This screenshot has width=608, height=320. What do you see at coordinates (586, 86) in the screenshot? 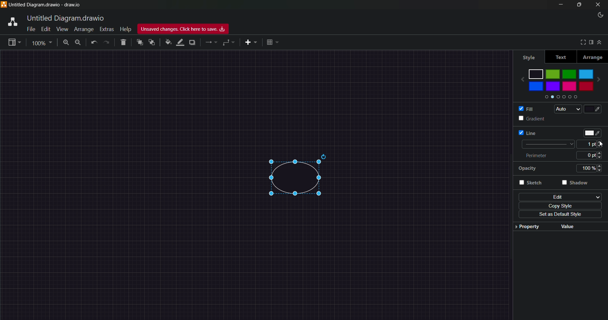
I see `red` at bounding box center [586, 86].